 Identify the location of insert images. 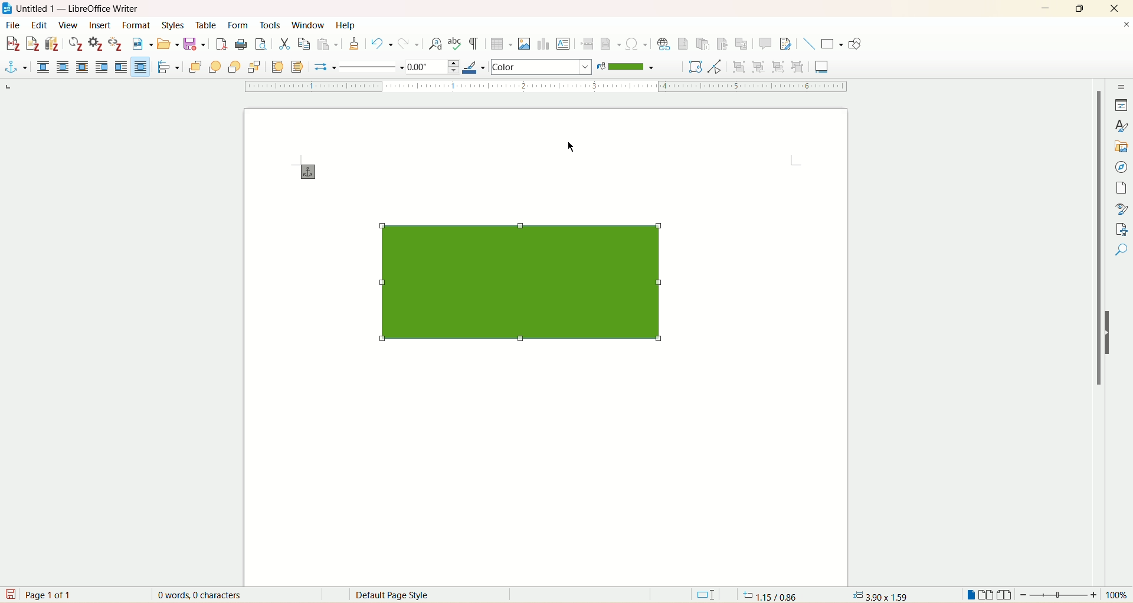
(525, 44).